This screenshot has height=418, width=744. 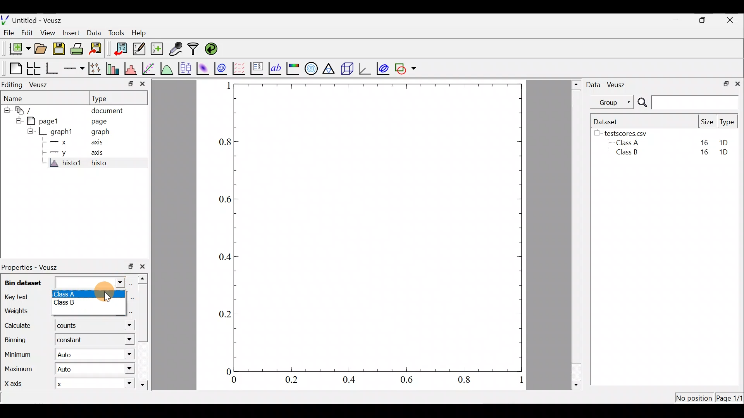 What do you see at coordinates (121, 384) in the screenshot?
I see `X axis dropdown` at bounding box center [121, 384].